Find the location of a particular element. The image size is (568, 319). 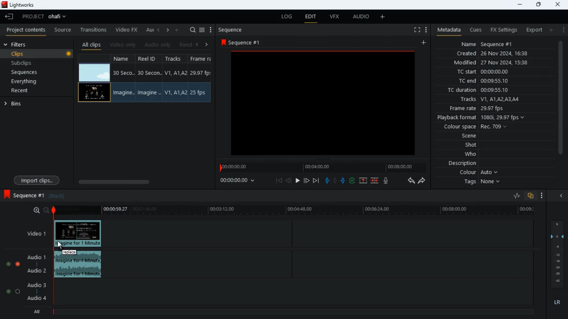

right is located at coordinates (207, 44).